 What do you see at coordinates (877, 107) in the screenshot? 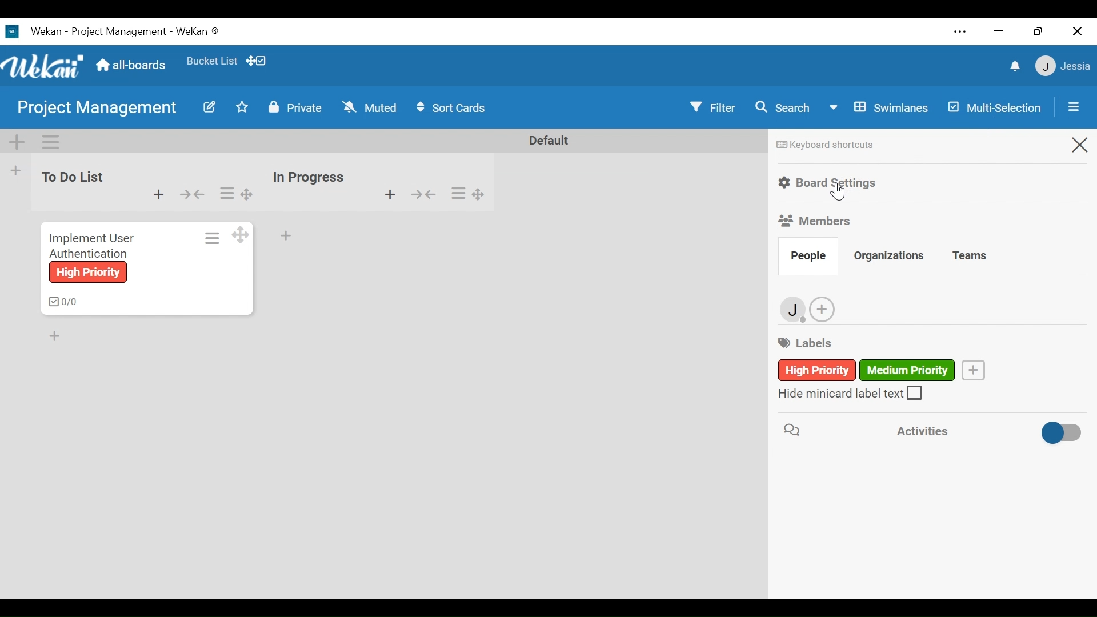
I see `Board View` at bounding box center [877, 107].